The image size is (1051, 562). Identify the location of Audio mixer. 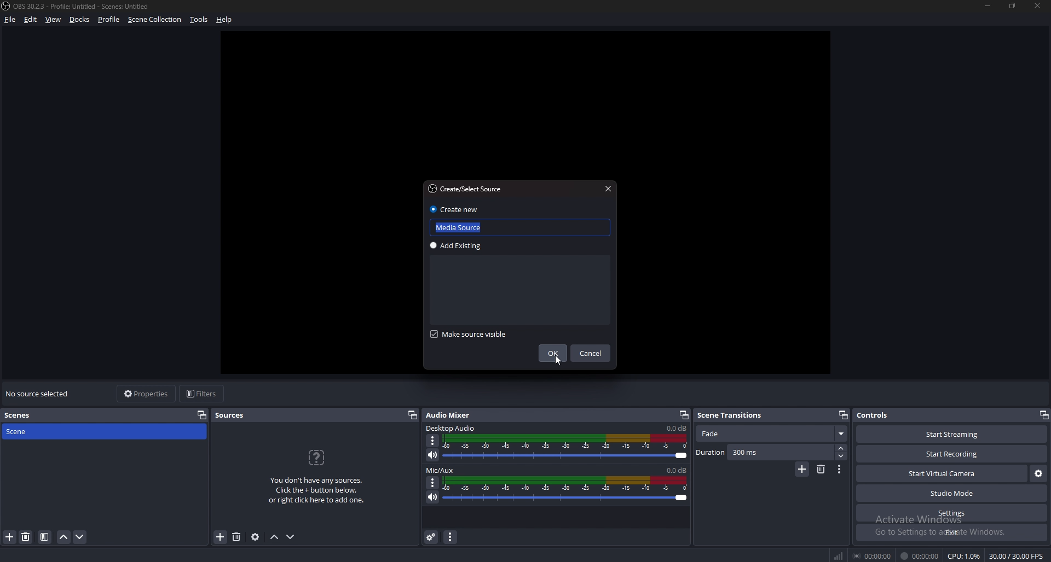
(449, 415).